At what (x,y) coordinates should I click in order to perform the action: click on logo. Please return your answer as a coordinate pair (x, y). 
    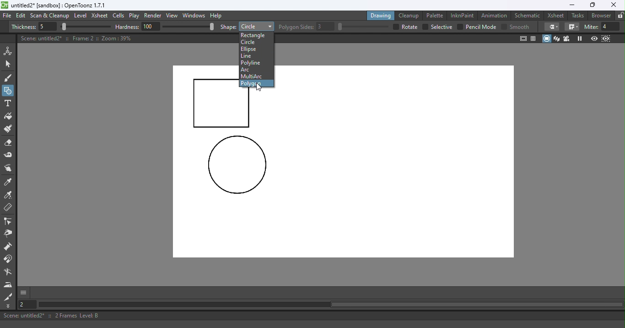
    Looking at the image, I should click on (5, 5).